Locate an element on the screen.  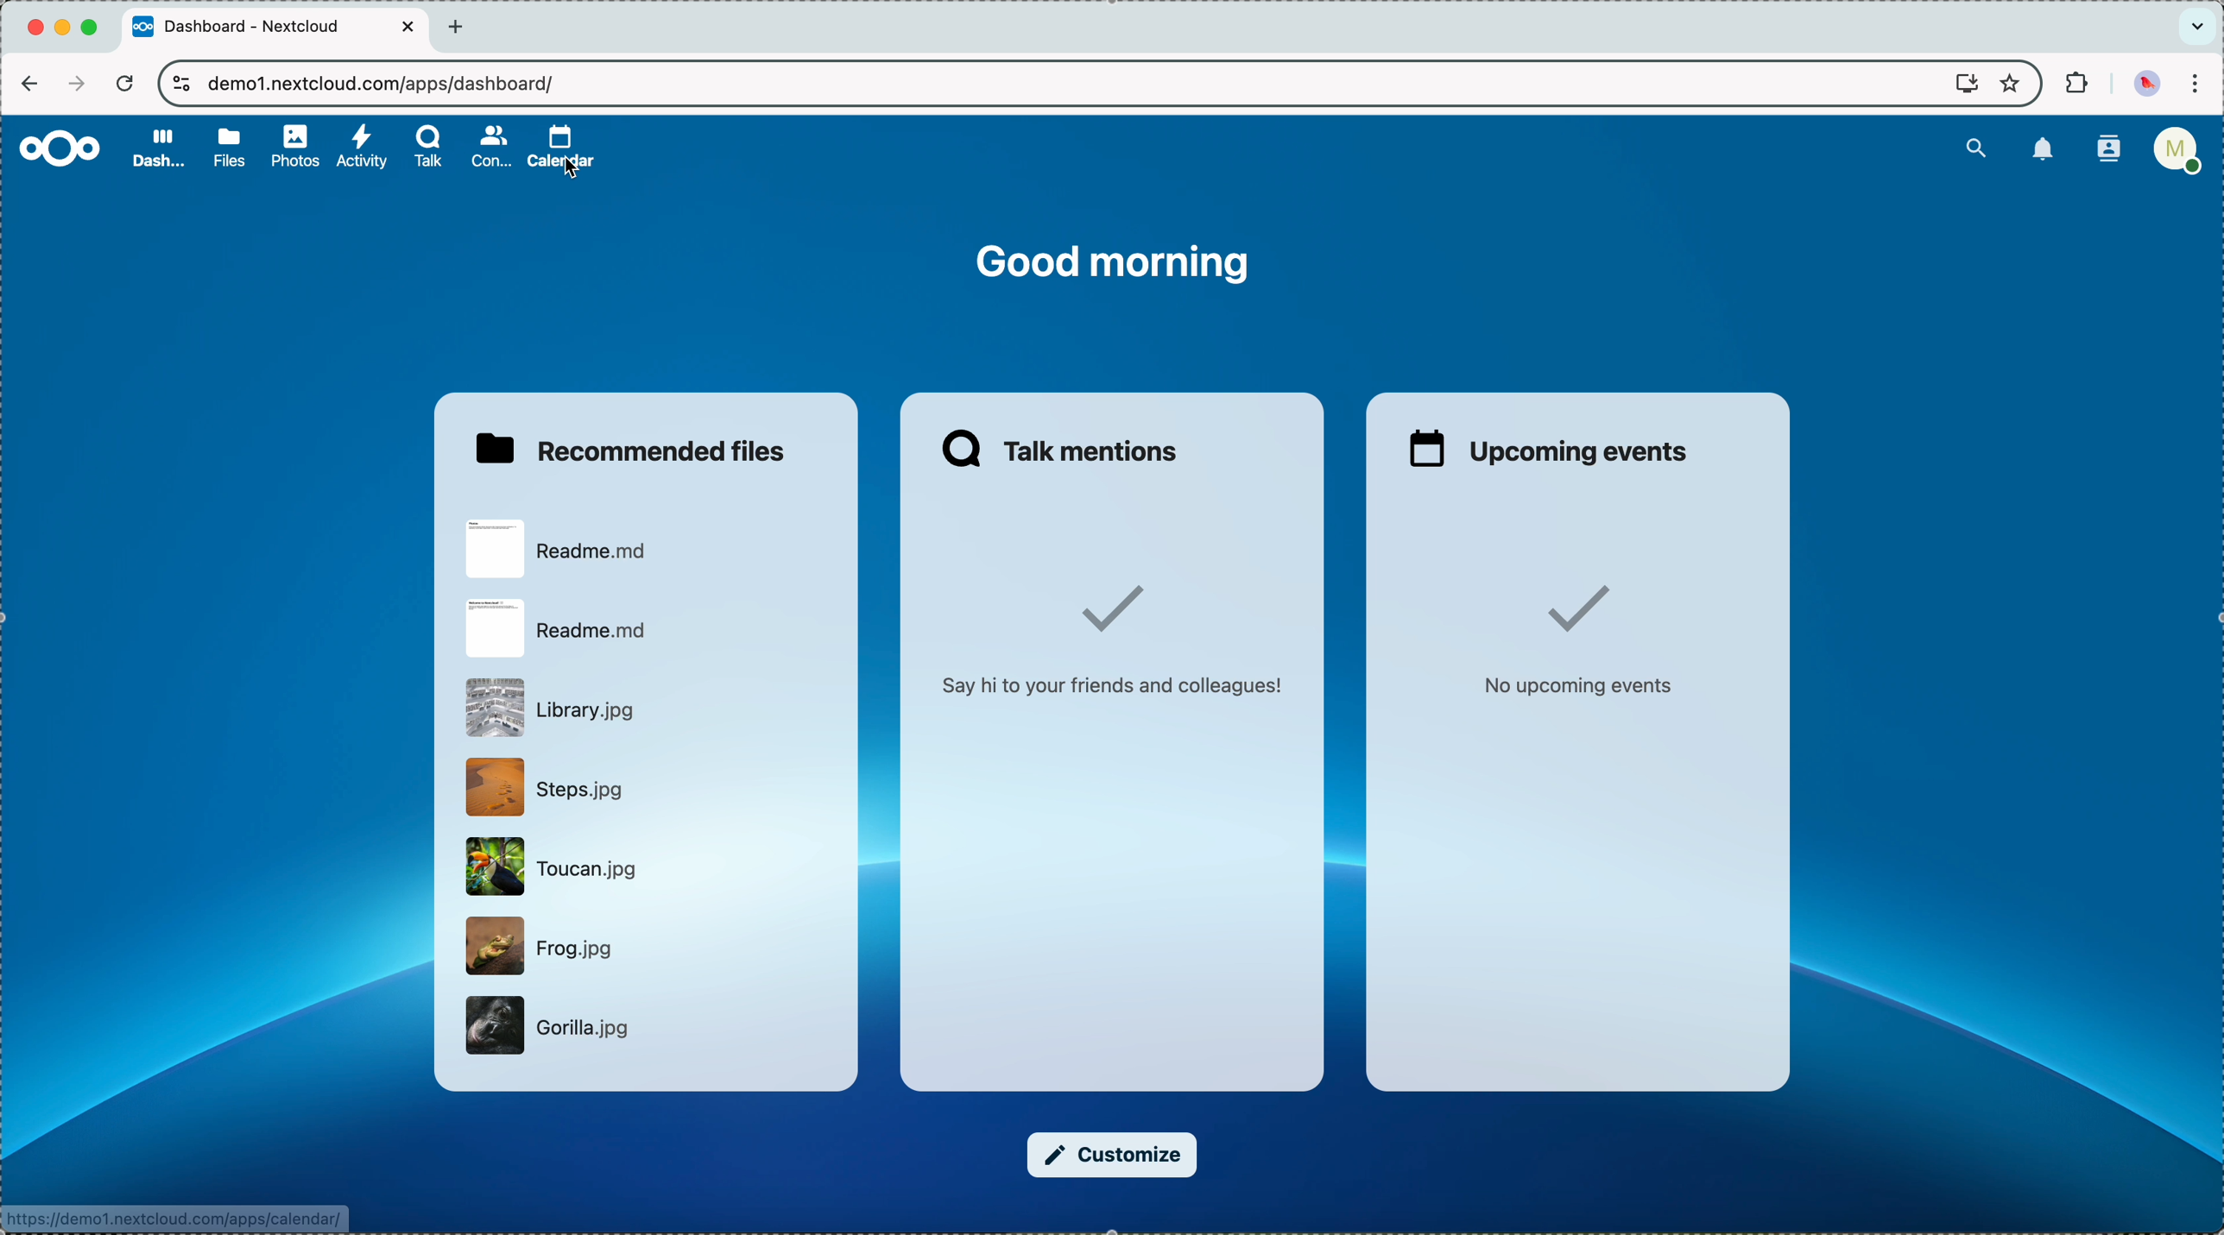
user profile is located at coordinates (2177, 155).